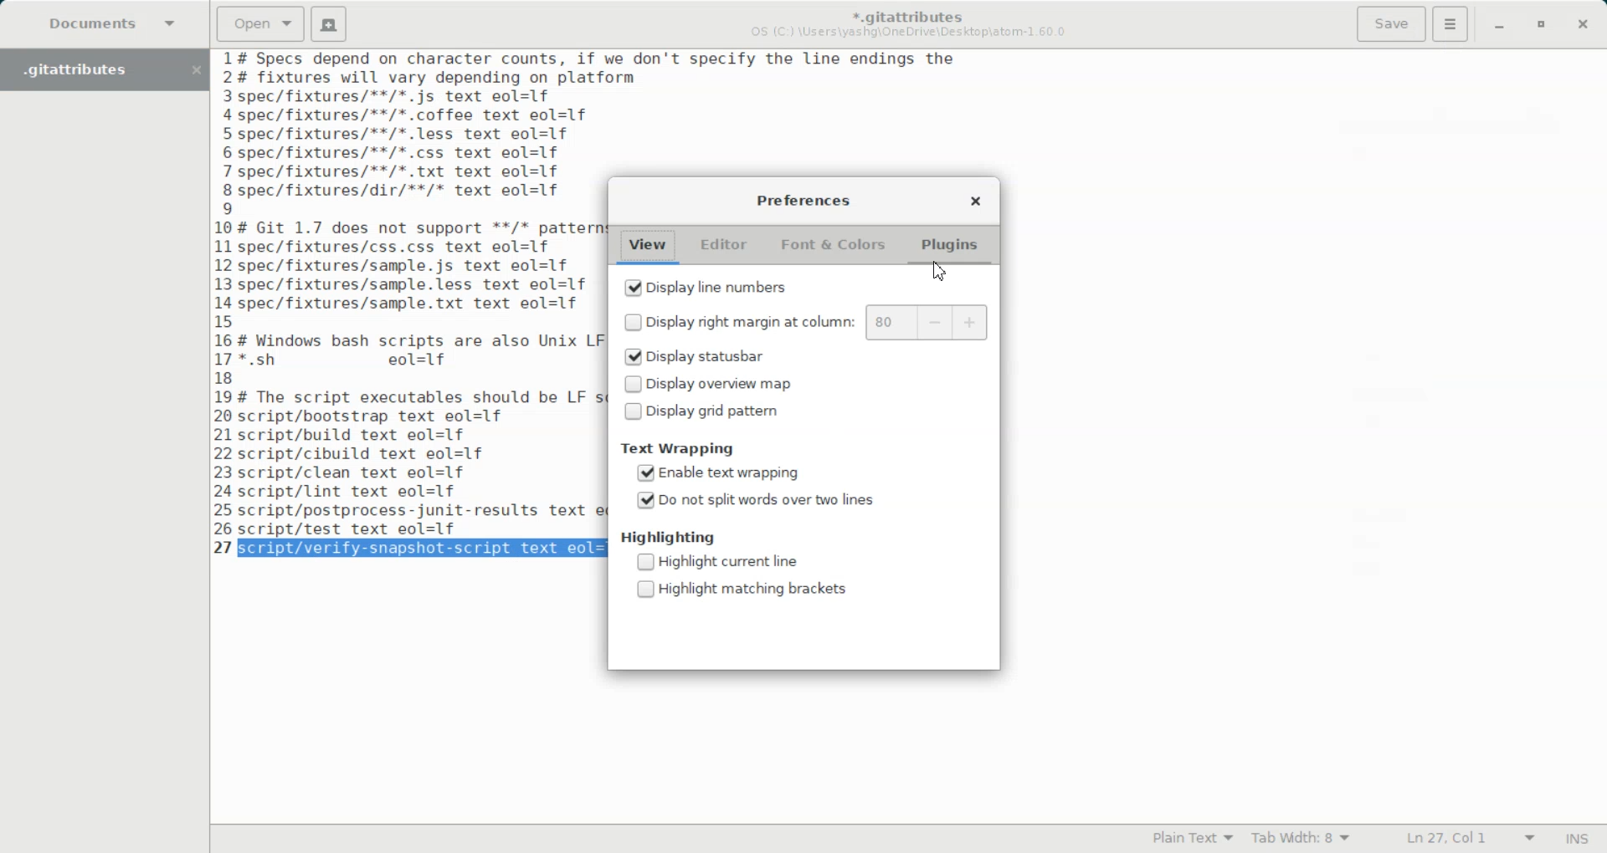 The width and height of the screenshot is (1607, 853). I want to click on Preferences, so click(802, 200).